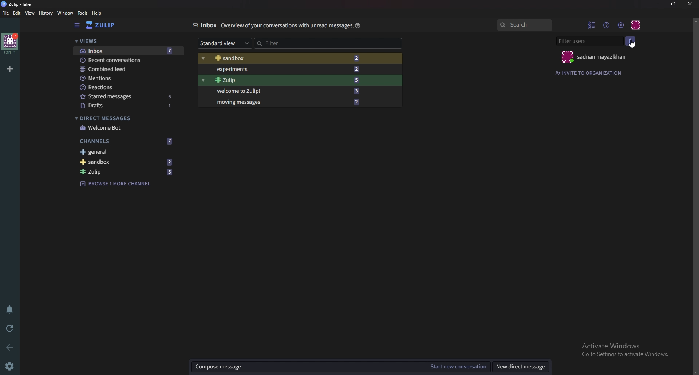 The width and height of the screenshot is (699, 375). Describe the element at coordinates (8, 348) in the screenshot. I see `Back` at that location.